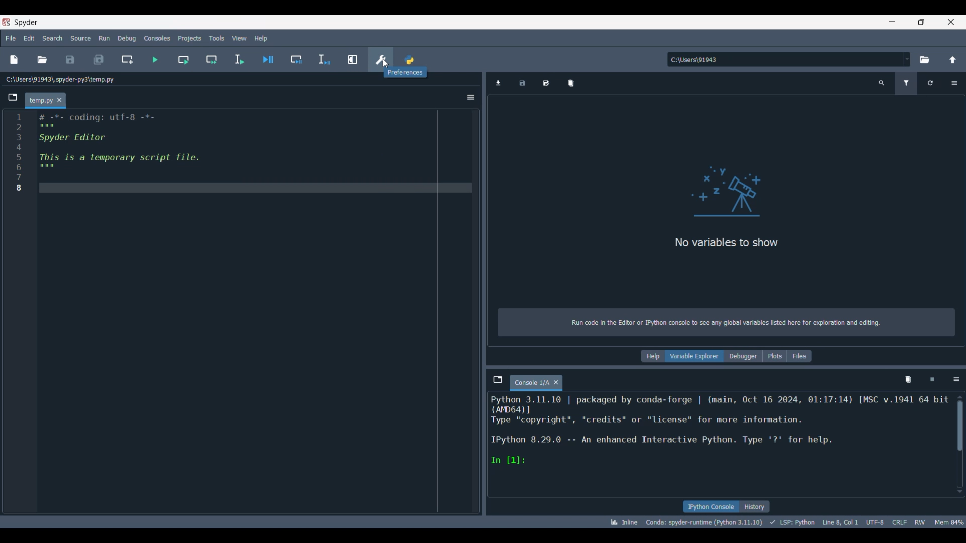  What do you see at coordinates (921, 22) in the screenshot?
I see `Show in smaller tab` at bounding box center [921, 22].